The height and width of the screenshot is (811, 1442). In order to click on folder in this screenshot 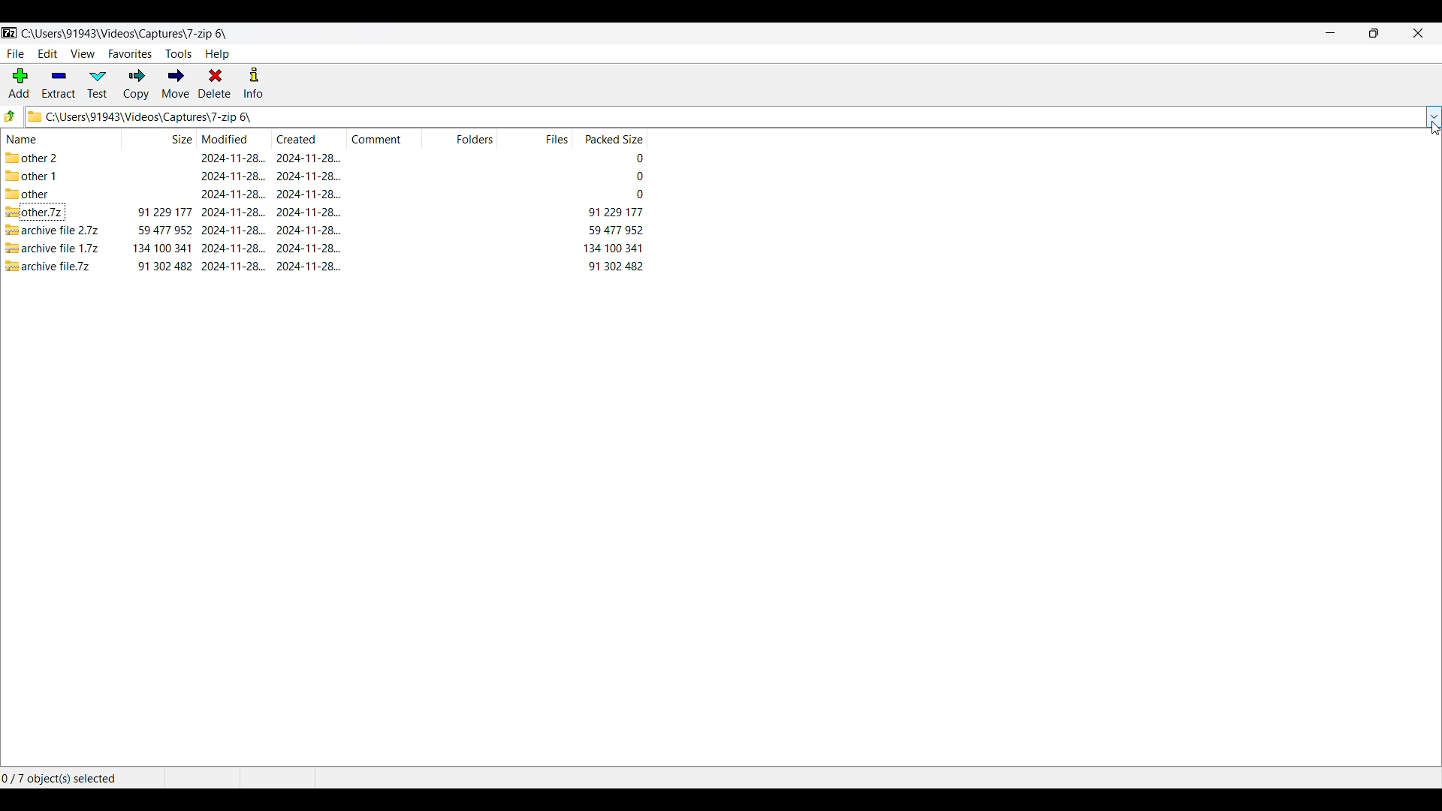, I will do `click(33, 176)`.